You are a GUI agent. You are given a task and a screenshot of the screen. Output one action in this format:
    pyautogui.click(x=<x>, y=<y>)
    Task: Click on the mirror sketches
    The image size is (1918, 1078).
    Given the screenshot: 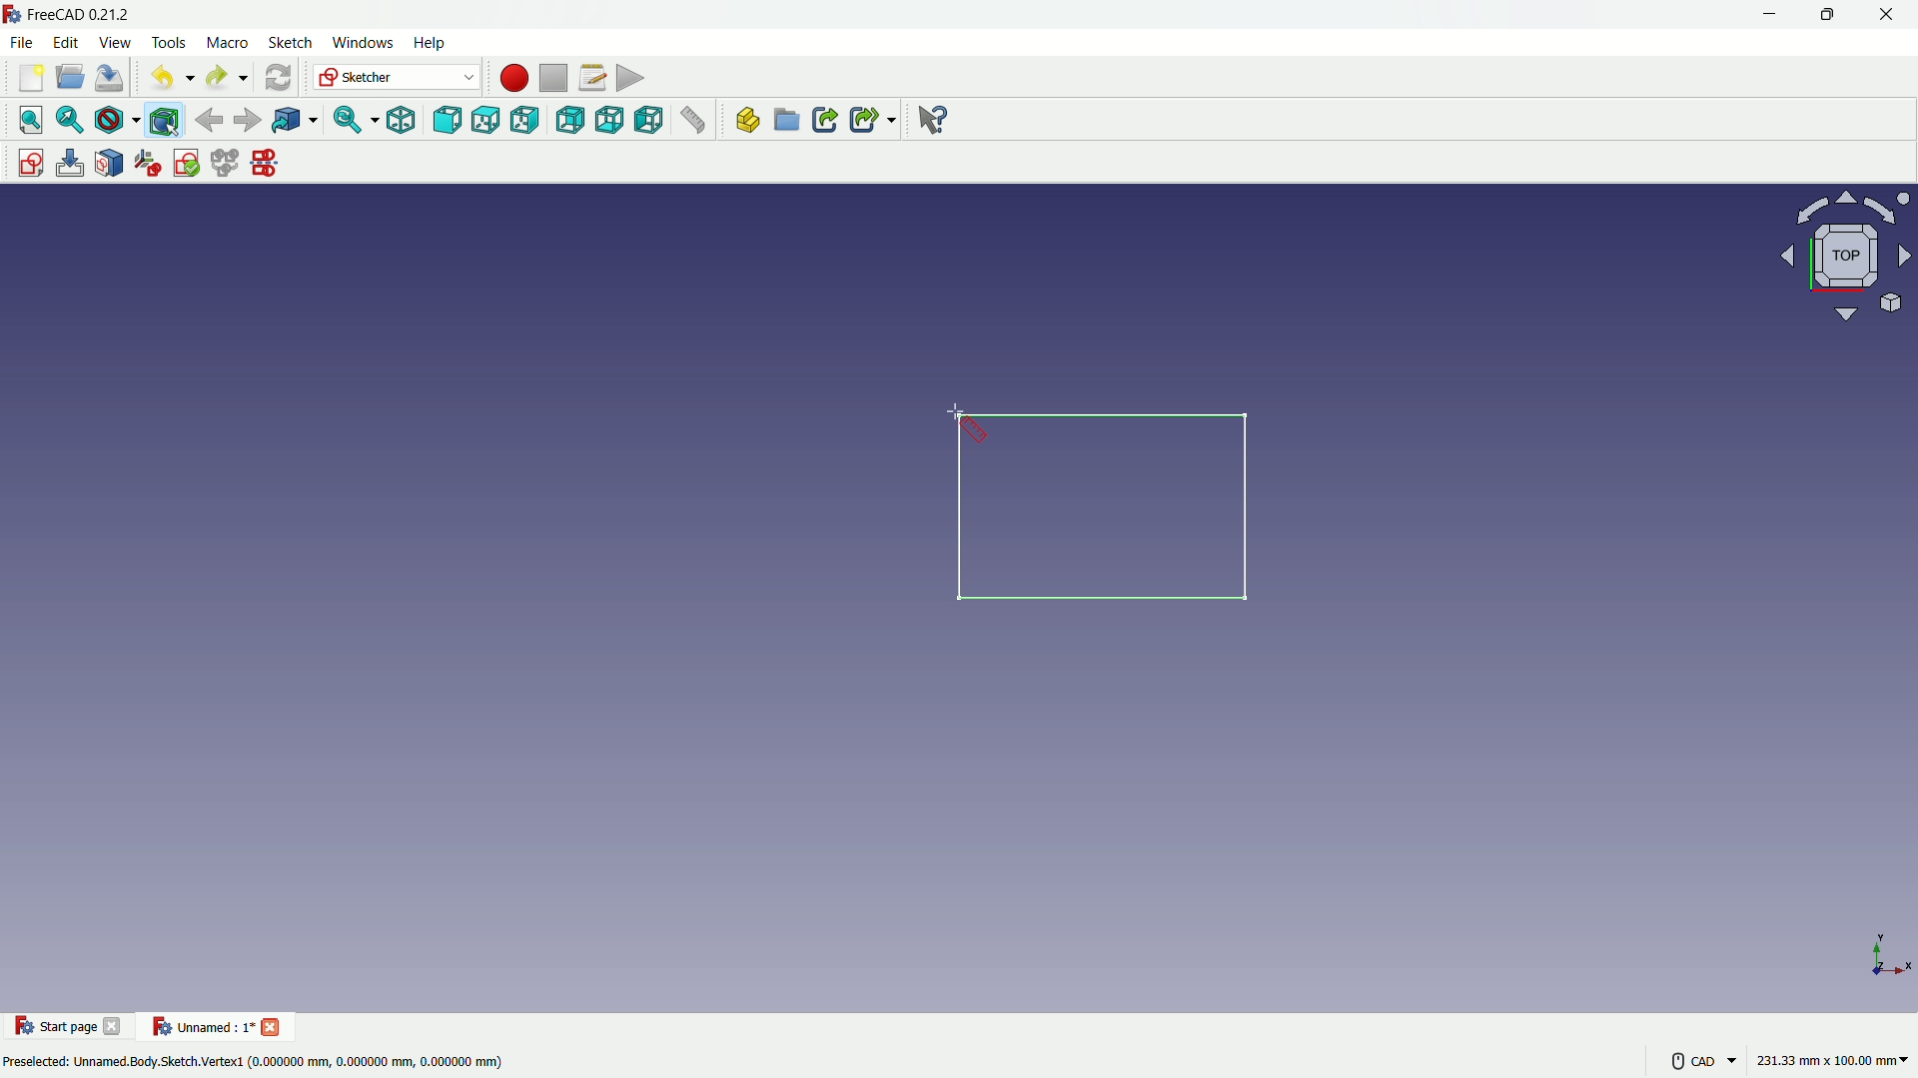 What is the action you would take?
    pyautogui.click(x=264, y=165)
    